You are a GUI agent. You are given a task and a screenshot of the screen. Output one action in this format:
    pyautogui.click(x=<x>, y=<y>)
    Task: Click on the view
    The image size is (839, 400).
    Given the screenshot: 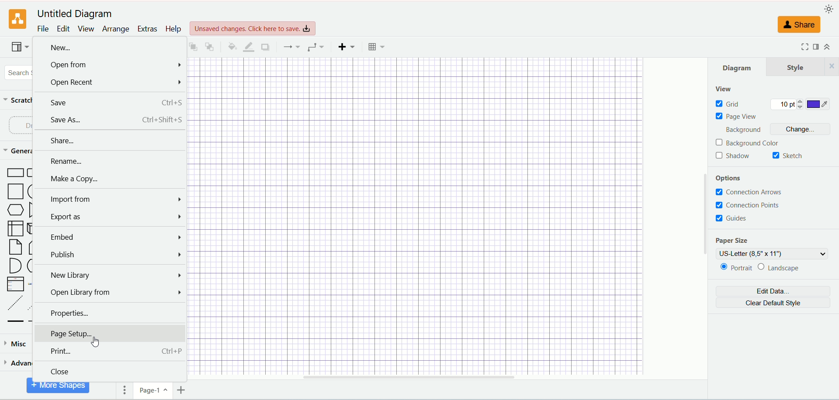 What is the action you would take?
    pyautogui.click(x=86, y=29)
    